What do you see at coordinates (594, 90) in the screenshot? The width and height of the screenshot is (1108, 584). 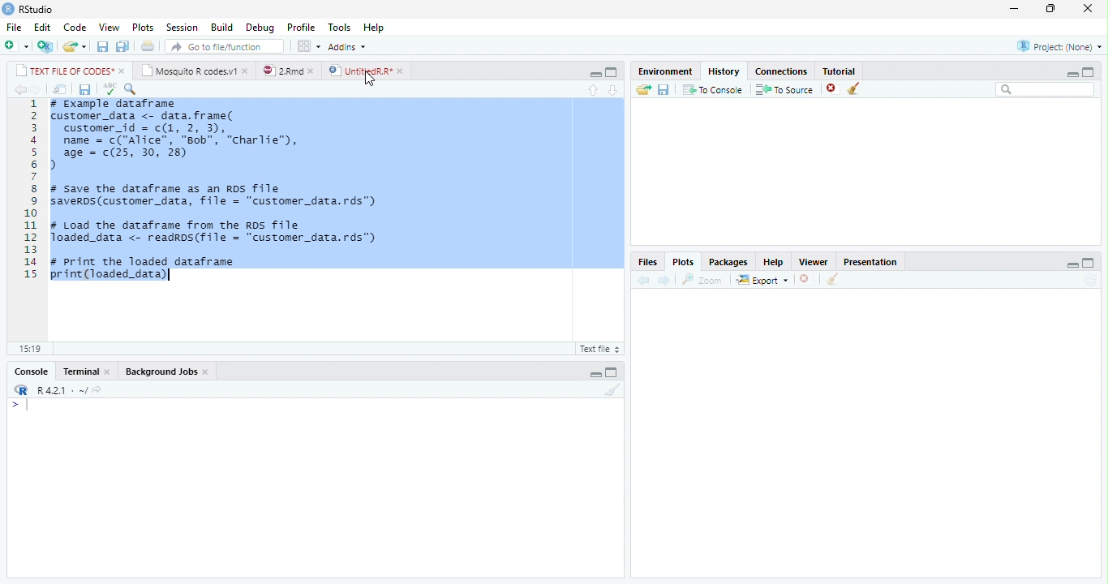 I see `up` at bounding box center [594, 90].